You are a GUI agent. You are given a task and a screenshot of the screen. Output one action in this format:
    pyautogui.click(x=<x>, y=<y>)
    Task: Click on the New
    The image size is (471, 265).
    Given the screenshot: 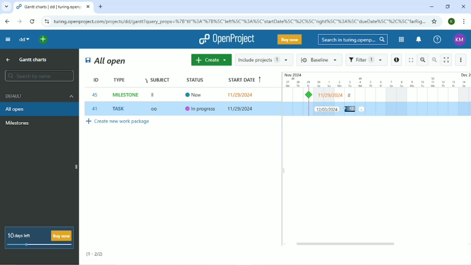 What is the action you would take?
    pyautogui.click(x=196, y=94)
    